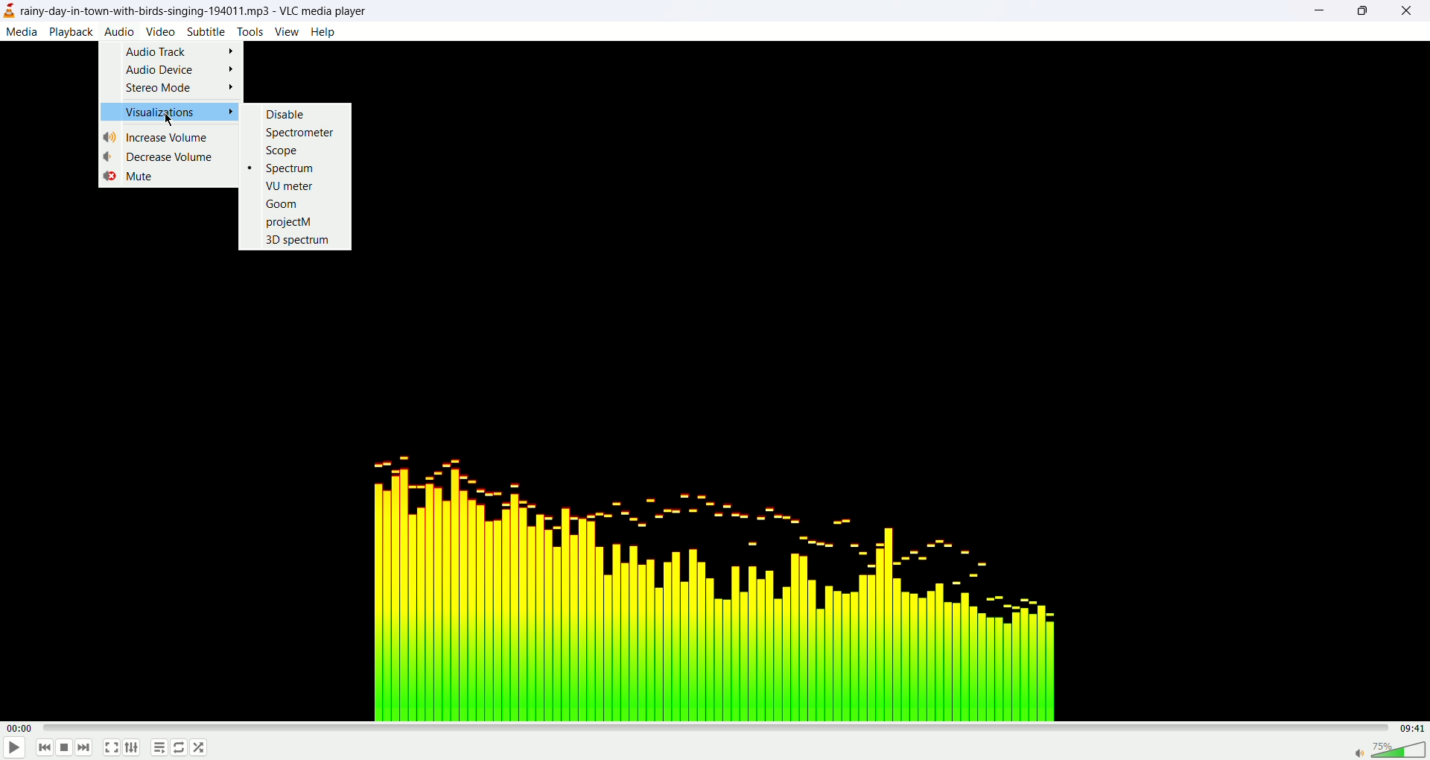  I want to click on played time, so click(22, 729).